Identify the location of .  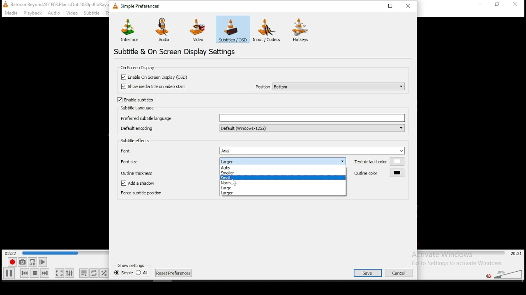
(499, 6).